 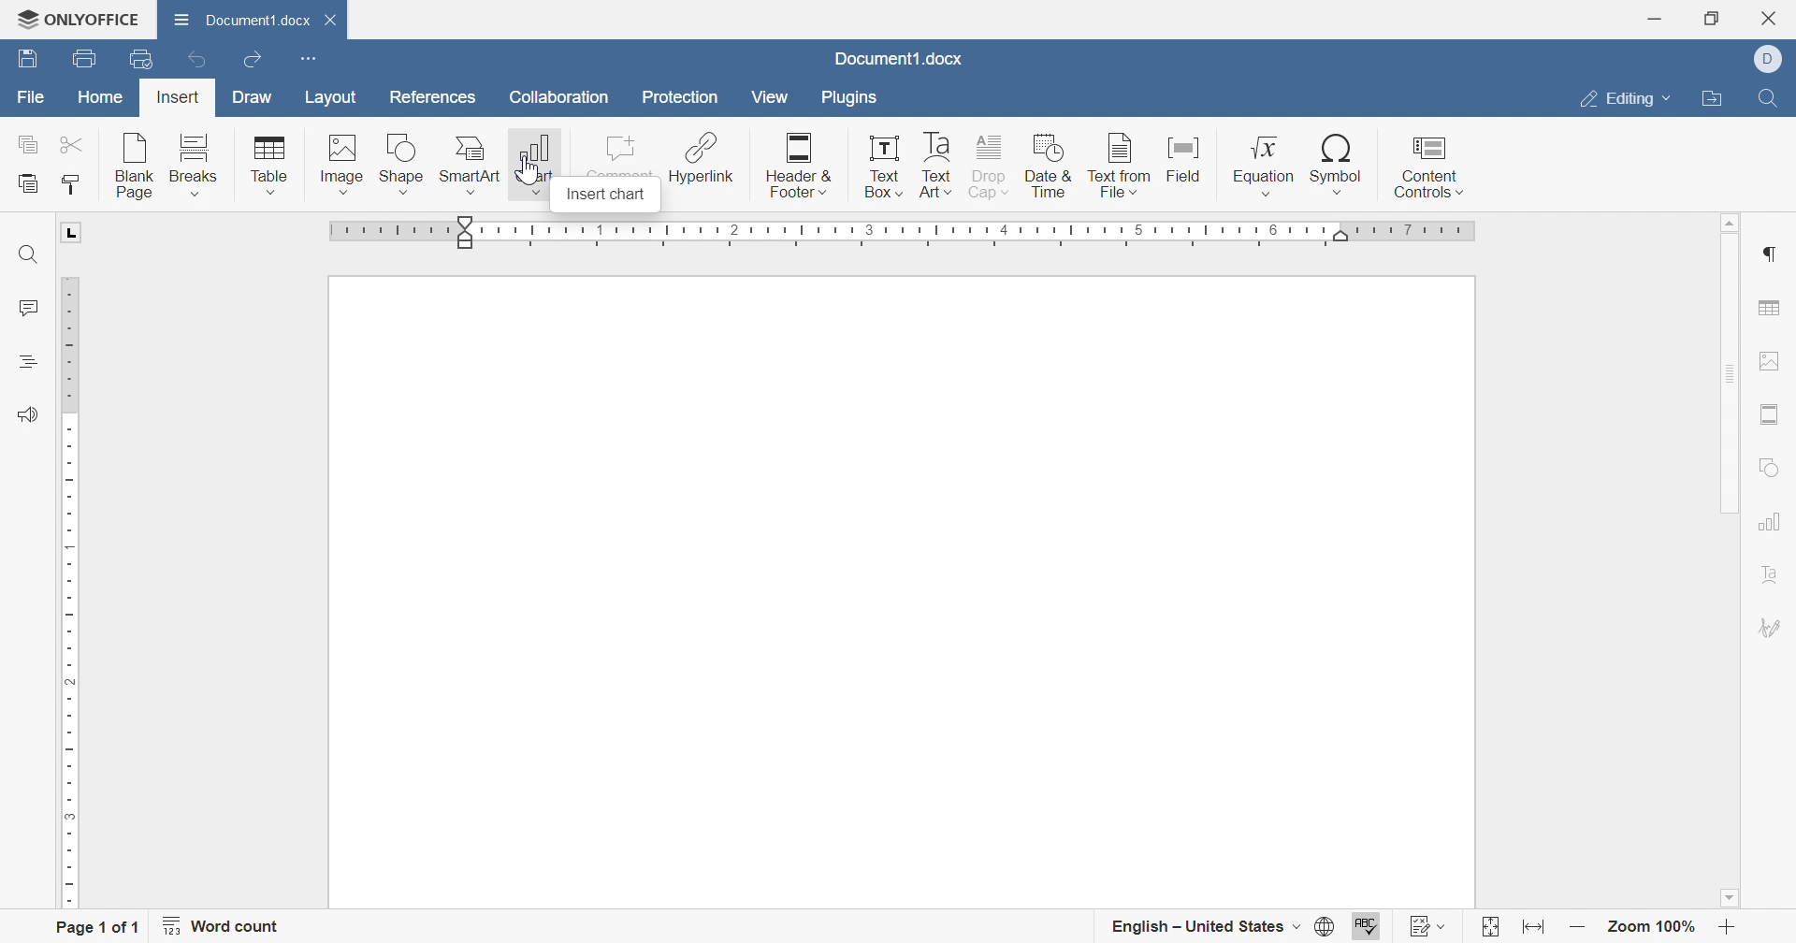 I want to click on Equation, so click(x=1261, y=165).